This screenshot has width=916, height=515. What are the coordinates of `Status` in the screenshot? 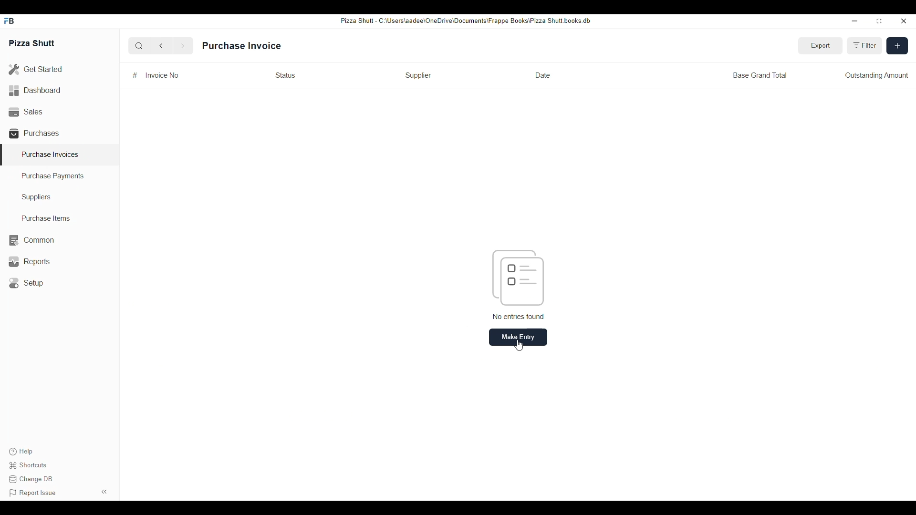 It's located at (285, 75).